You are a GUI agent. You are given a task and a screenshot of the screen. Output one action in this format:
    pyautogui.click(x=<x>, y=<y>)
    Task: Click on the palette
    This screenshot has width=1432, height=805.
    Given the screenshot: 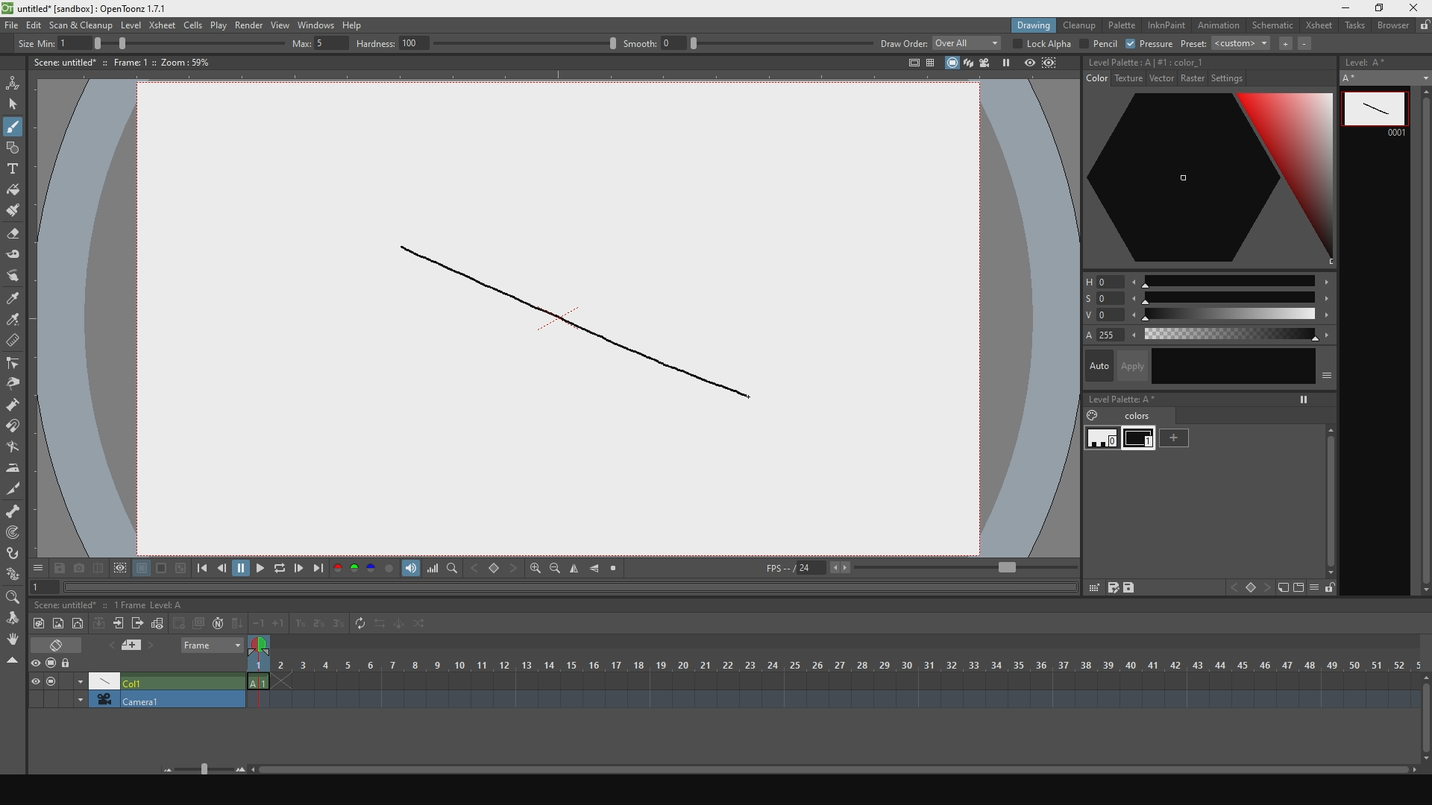 What is the action you would take?
    pyautogui.click(x=1122, y=26)
    